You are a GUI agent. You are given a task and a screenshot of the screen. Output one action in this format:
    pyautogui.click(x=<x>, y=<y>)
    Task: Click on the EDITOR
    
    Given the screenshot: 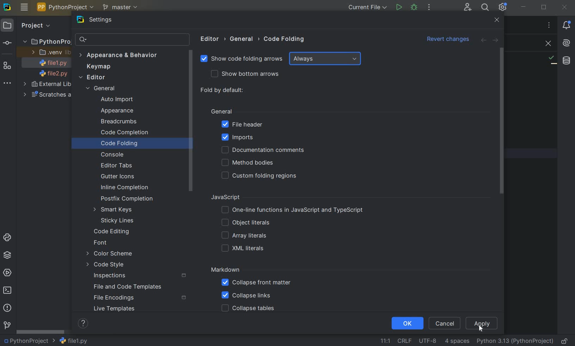 What is the action you would take?
    pyautogui.click(x=93, y=78)
    